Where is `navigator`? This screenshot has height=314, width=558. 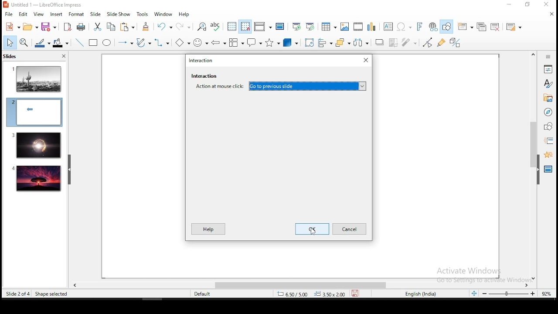 navigator is located at coordinates (548, 113).